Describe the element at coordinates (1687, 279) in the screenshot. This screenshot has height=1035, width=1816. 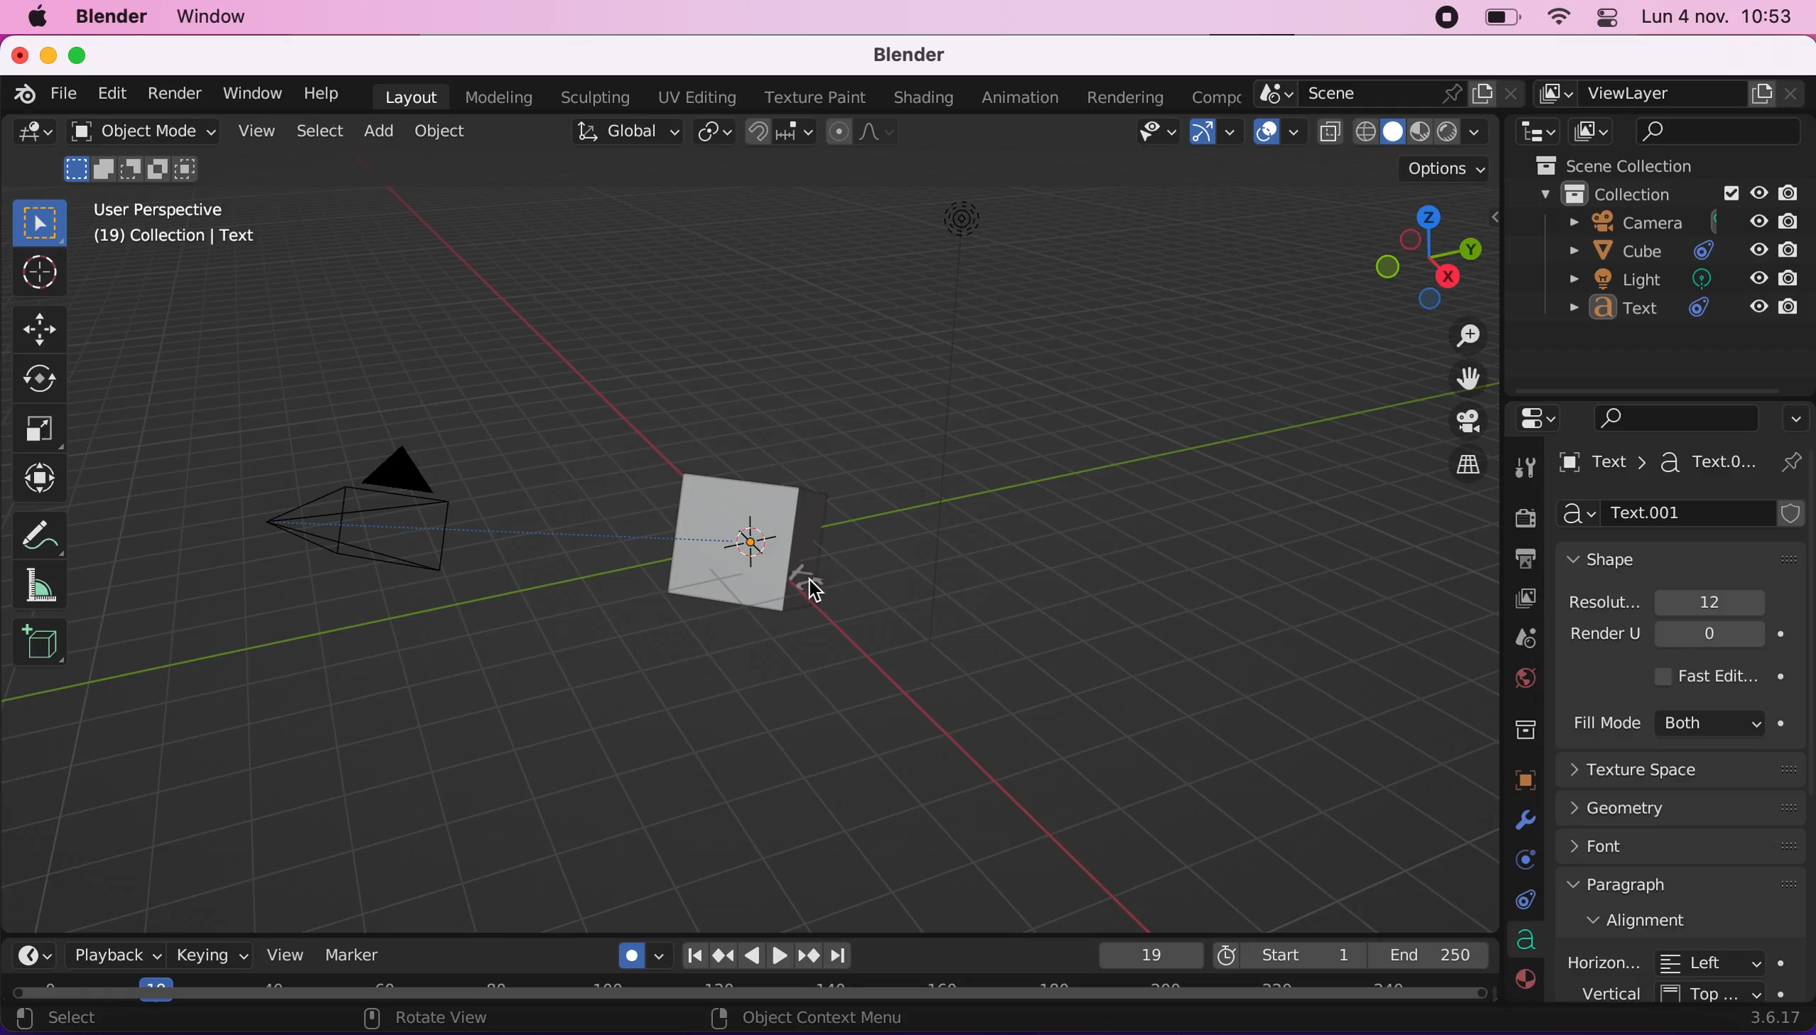
I see `light` at that location.